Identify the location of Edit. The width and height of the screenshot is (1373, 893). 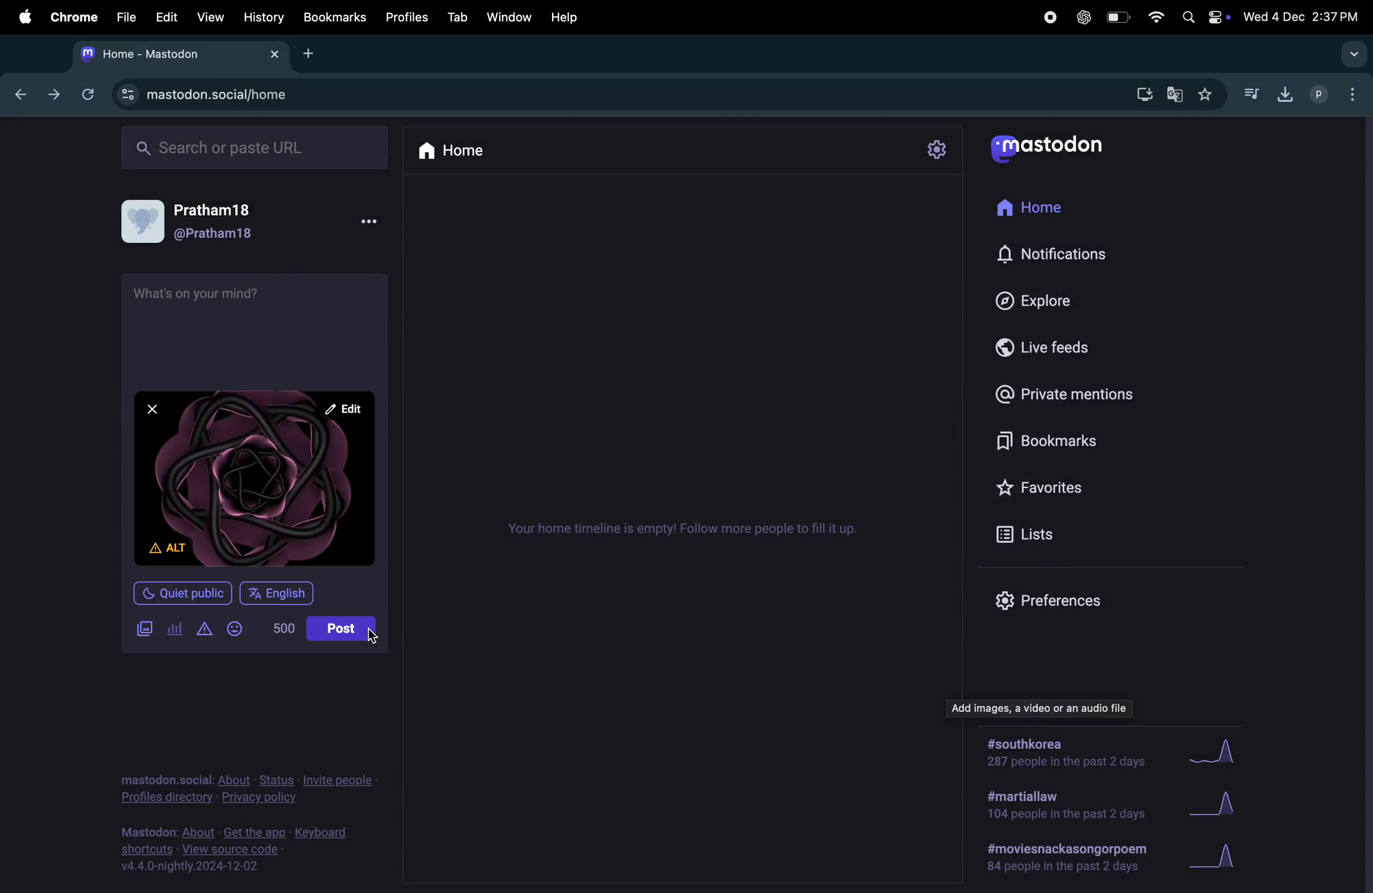
(163, 16).